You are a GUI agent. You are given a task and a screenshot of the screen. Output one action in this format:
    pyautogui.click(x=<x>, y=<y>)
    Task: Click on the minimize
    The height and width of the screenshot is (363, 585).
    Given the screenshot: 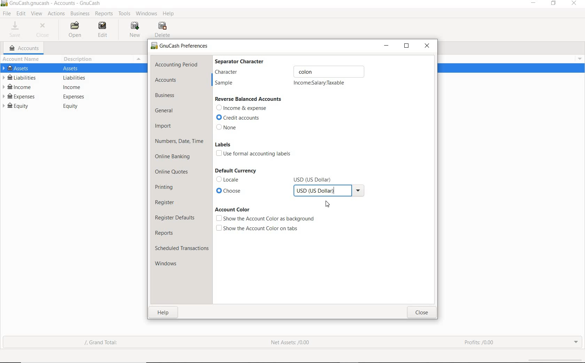 What is the action you would take?
    pyautogui.click(x=532, y=3)
    